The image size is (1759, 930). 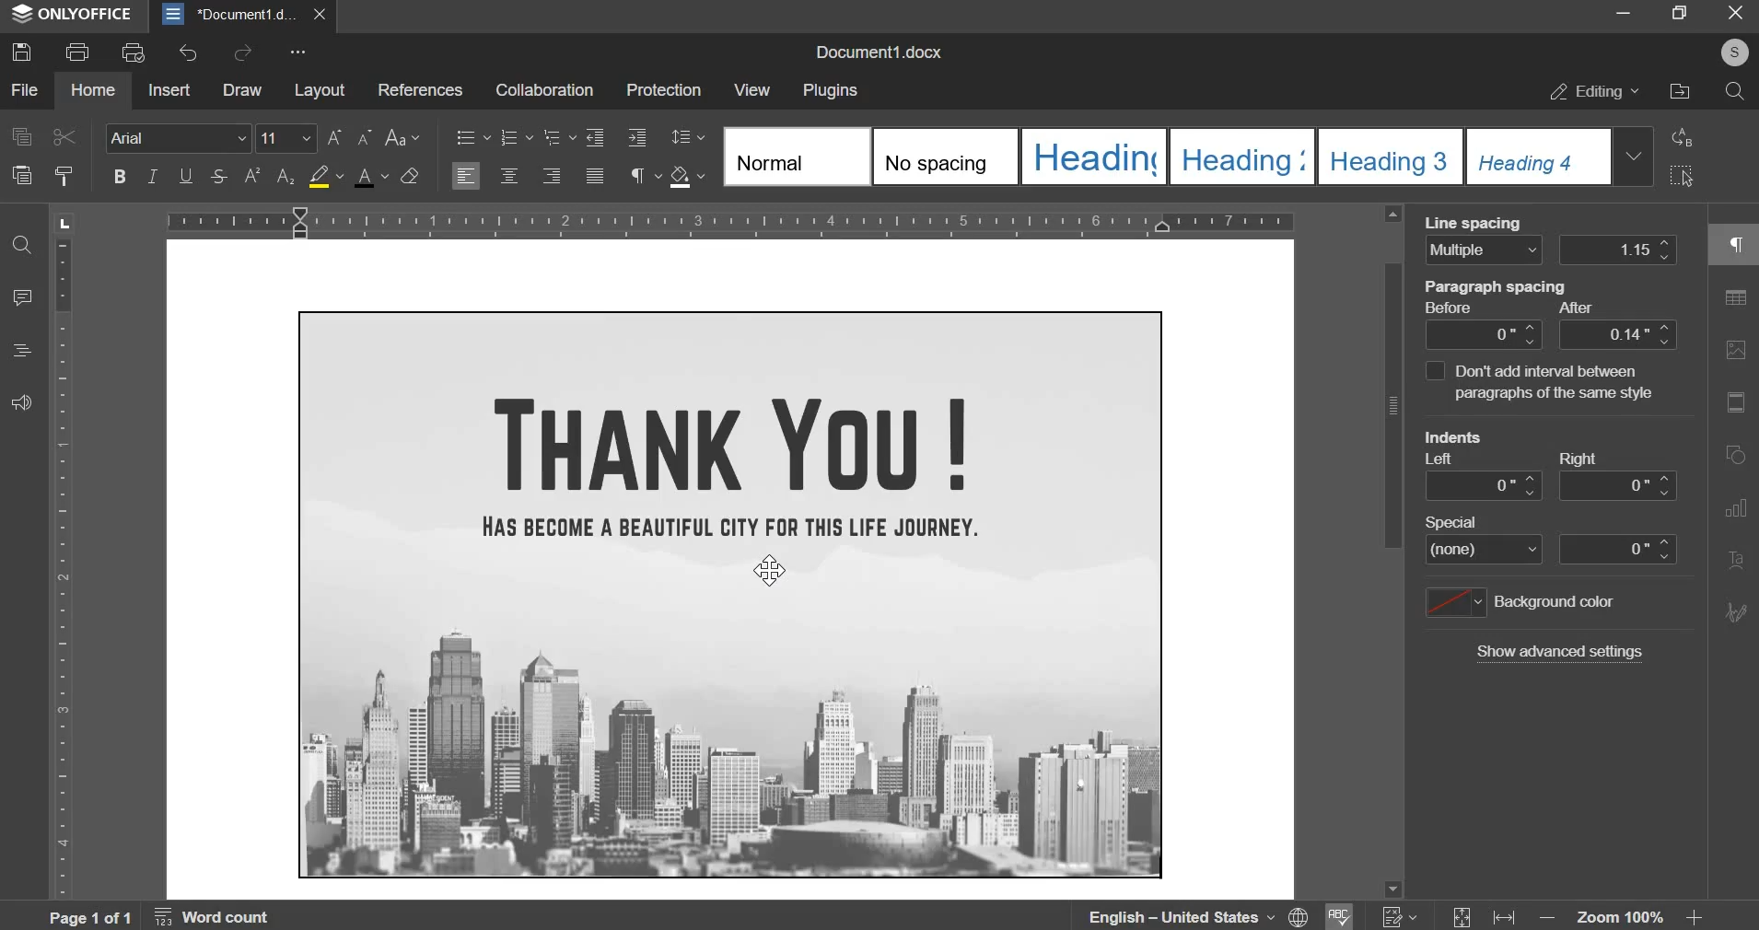 I want to click on Background color, so click(x=1559, y=604).